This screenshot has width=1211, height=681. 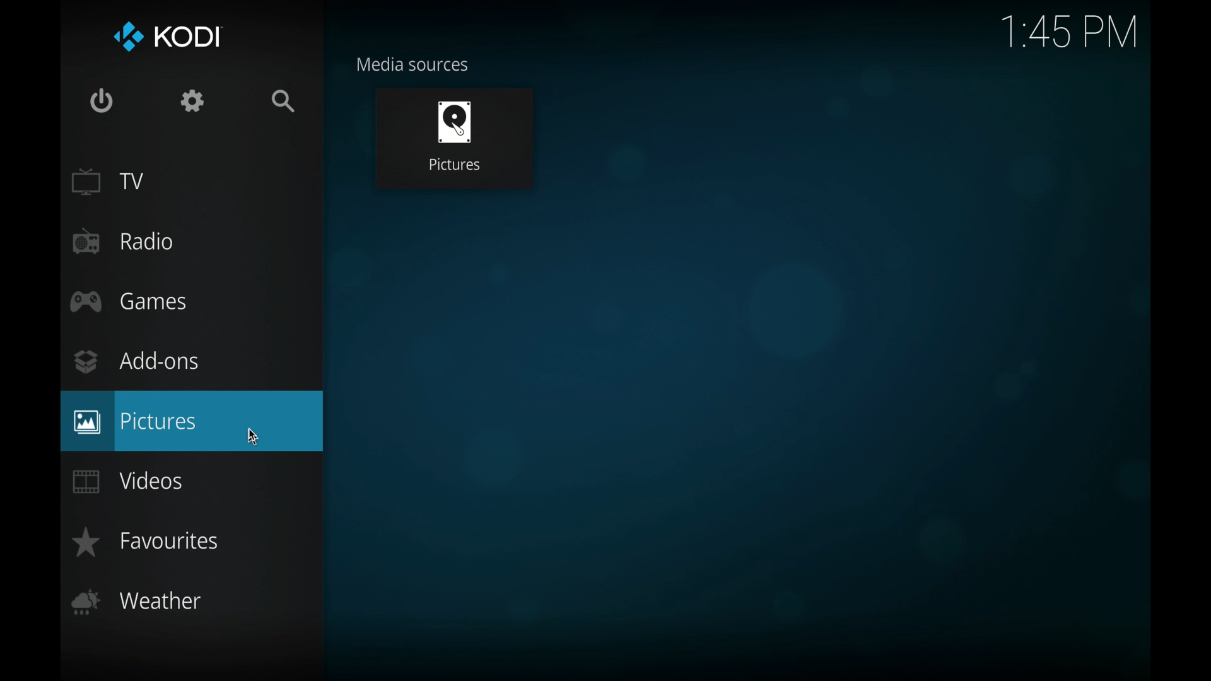 What do you see at coordinates (192, 421) in the screenshot?
I see `pictures` at bounding box center [192, 421].